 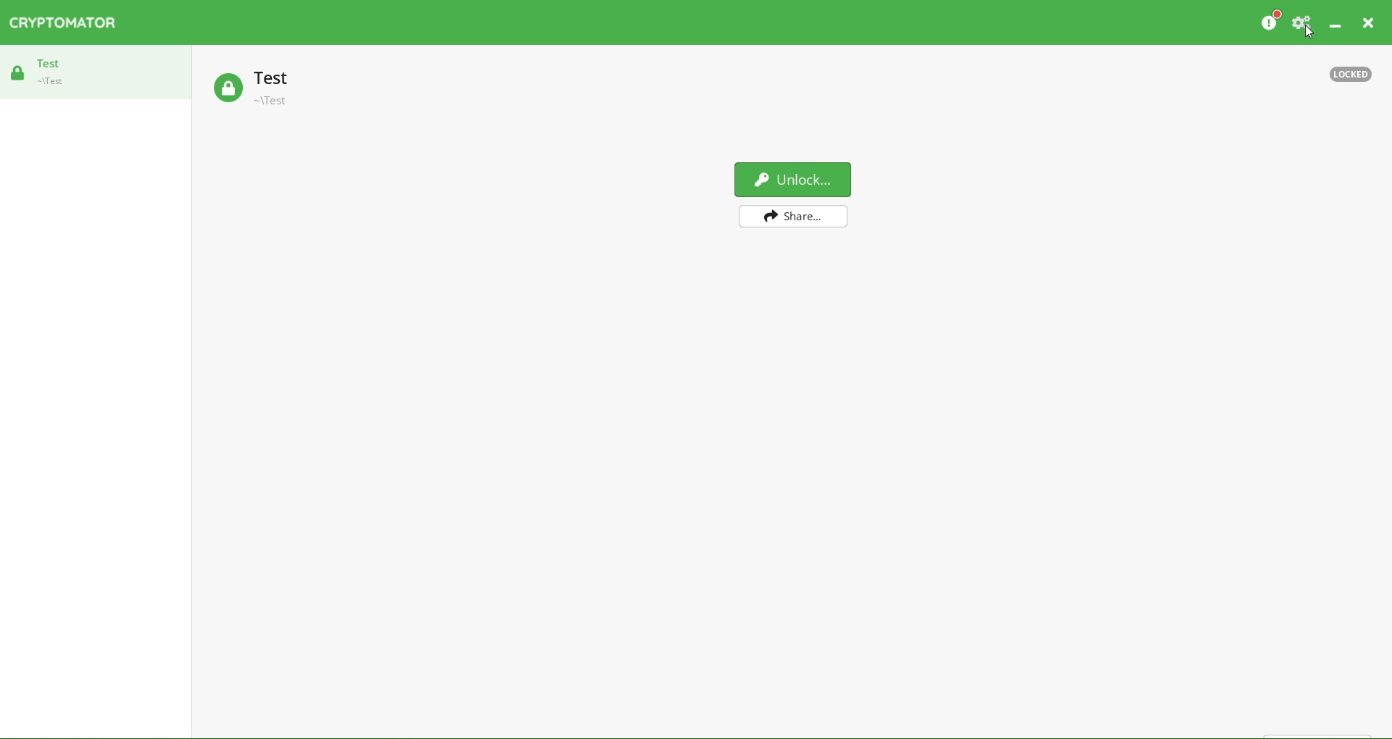 What do you see at coordinates (287, 88) in the screenshot?
I see `Test` at bounding box center [287, 88].